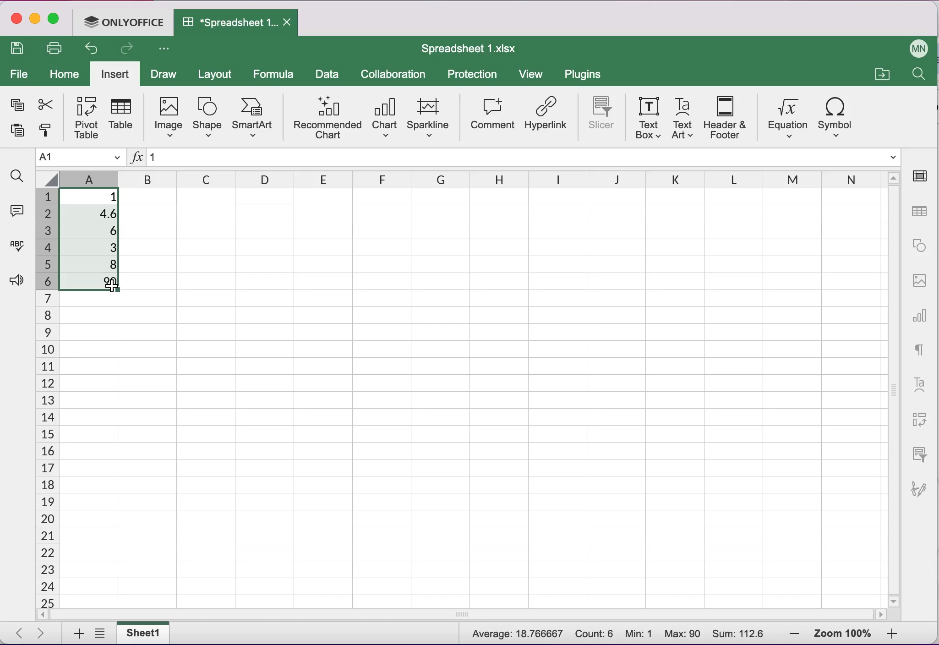 This screenshot has width=939, height=645. I want to click on shape, so click(206, 120).